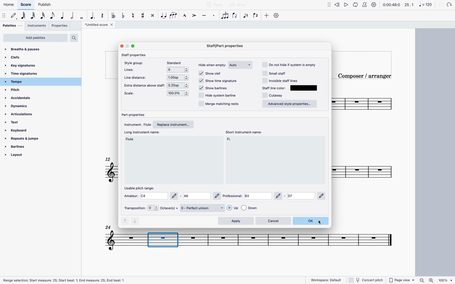 Image resolution: width=455 pixels, height=284 pixels. What do you see at coordinates (241, 65) in the screenshot?
I see `auto` at bounding box center [241, 65].